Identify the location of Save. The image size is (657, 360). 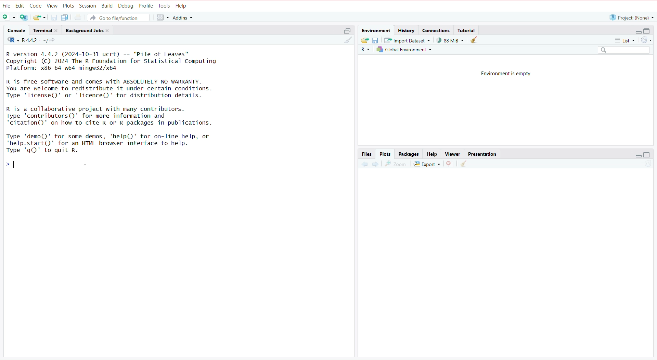
(376, 40).